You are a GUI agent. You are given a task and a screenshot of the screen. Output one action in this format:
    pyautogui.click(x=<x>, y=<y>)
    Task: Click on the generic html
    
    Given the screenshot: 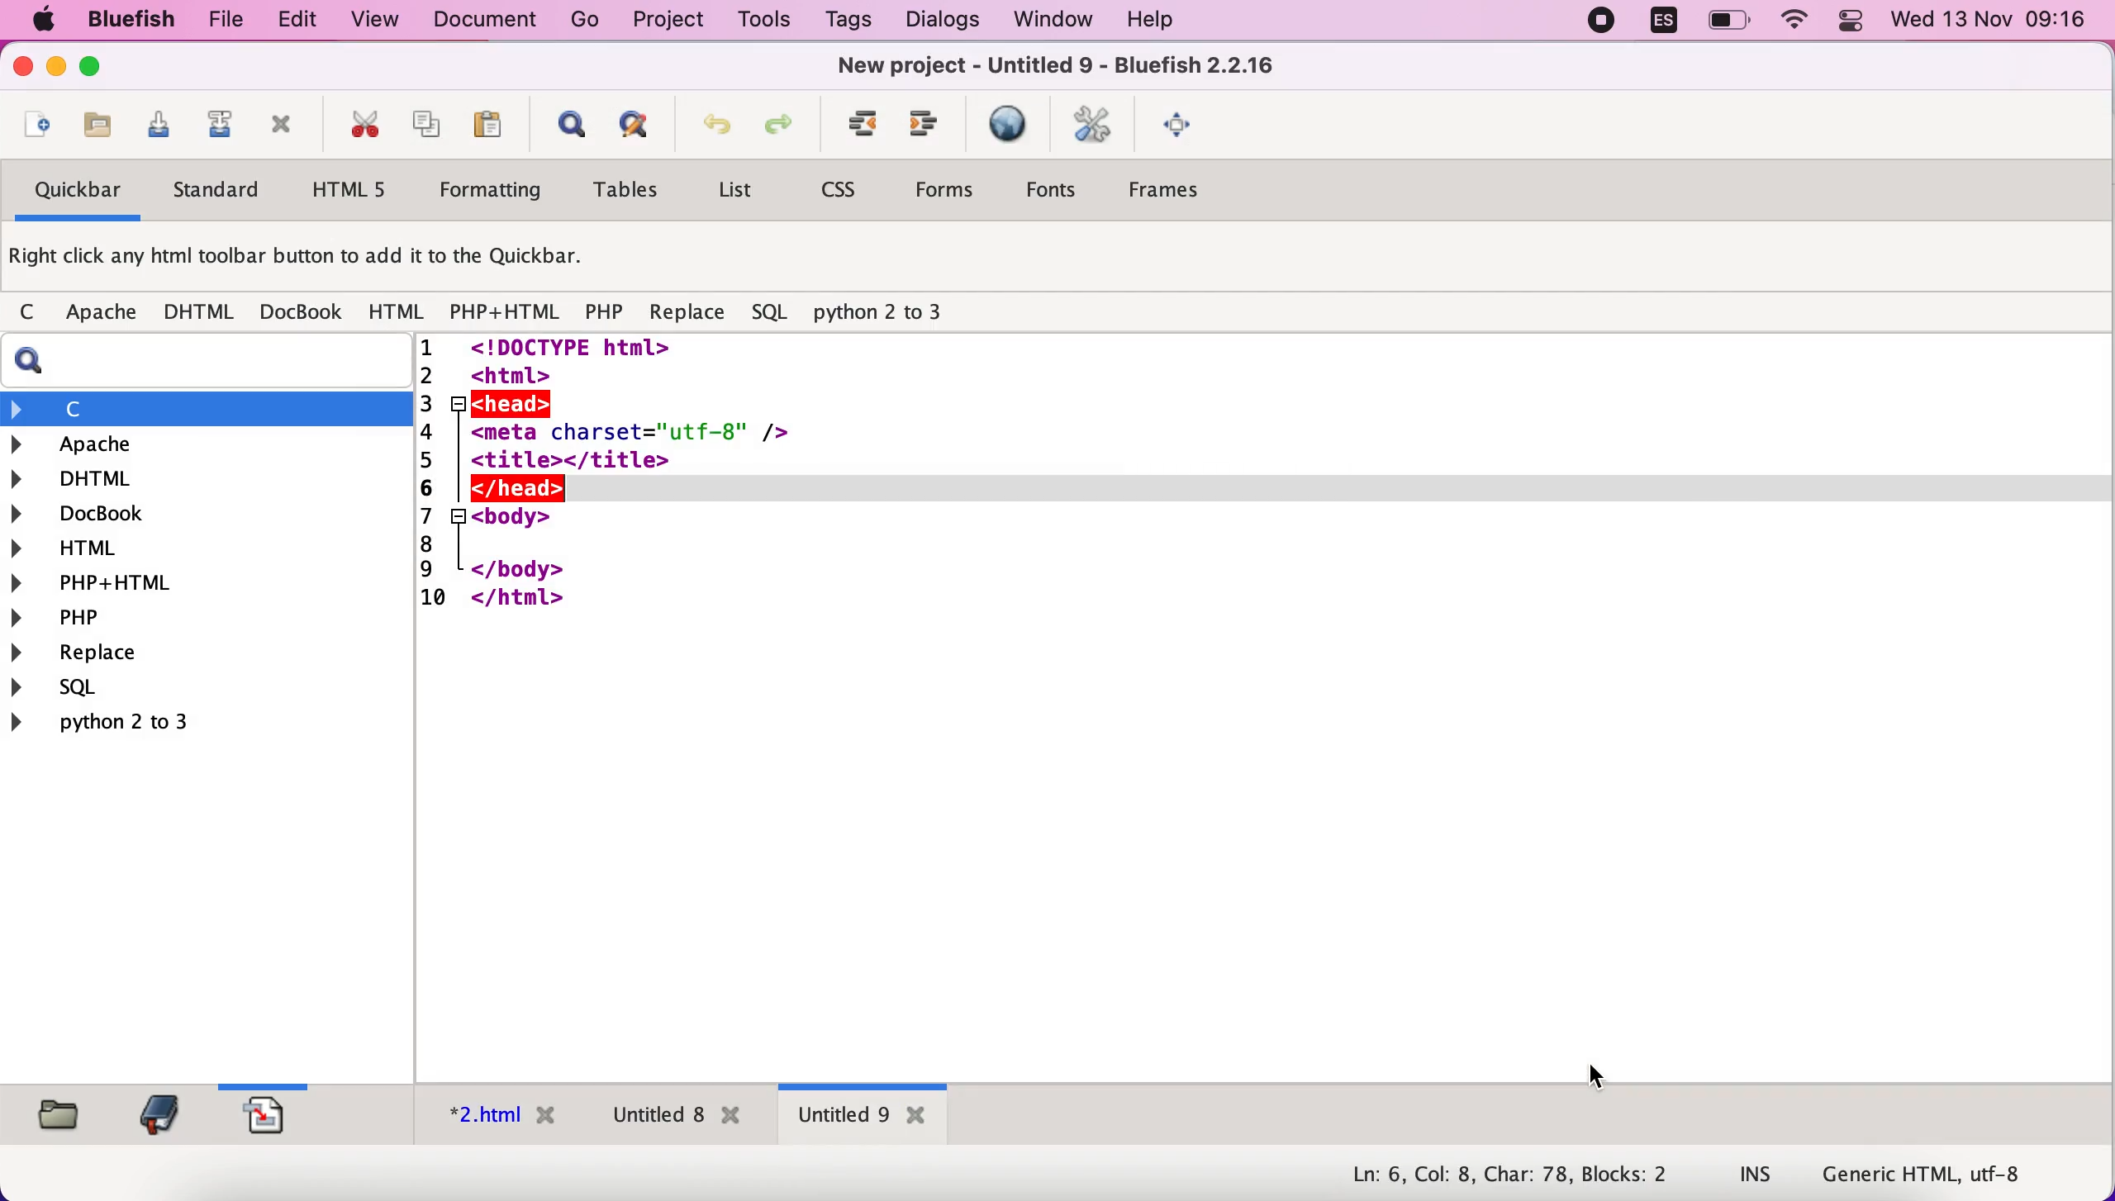 What is the action you would take?
    pyautogui.click(x=1947, y=1173)
    